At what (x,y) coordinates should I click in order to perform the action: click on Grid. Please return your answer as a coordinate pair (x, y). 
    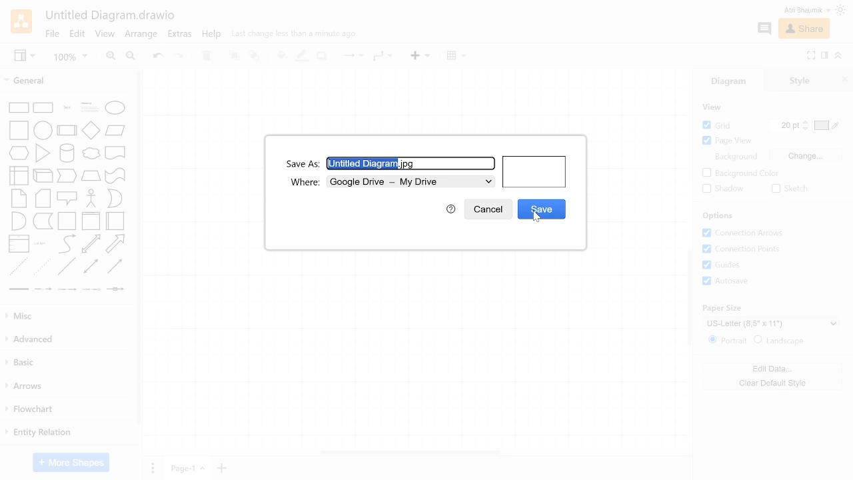
    Looking at the image, I should click on (722, 125).